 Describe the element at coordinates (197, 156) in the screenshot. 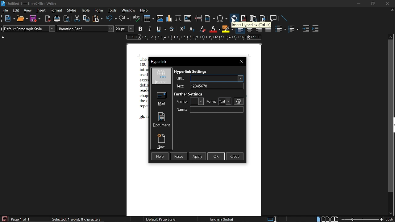

I see `apply` at that location.